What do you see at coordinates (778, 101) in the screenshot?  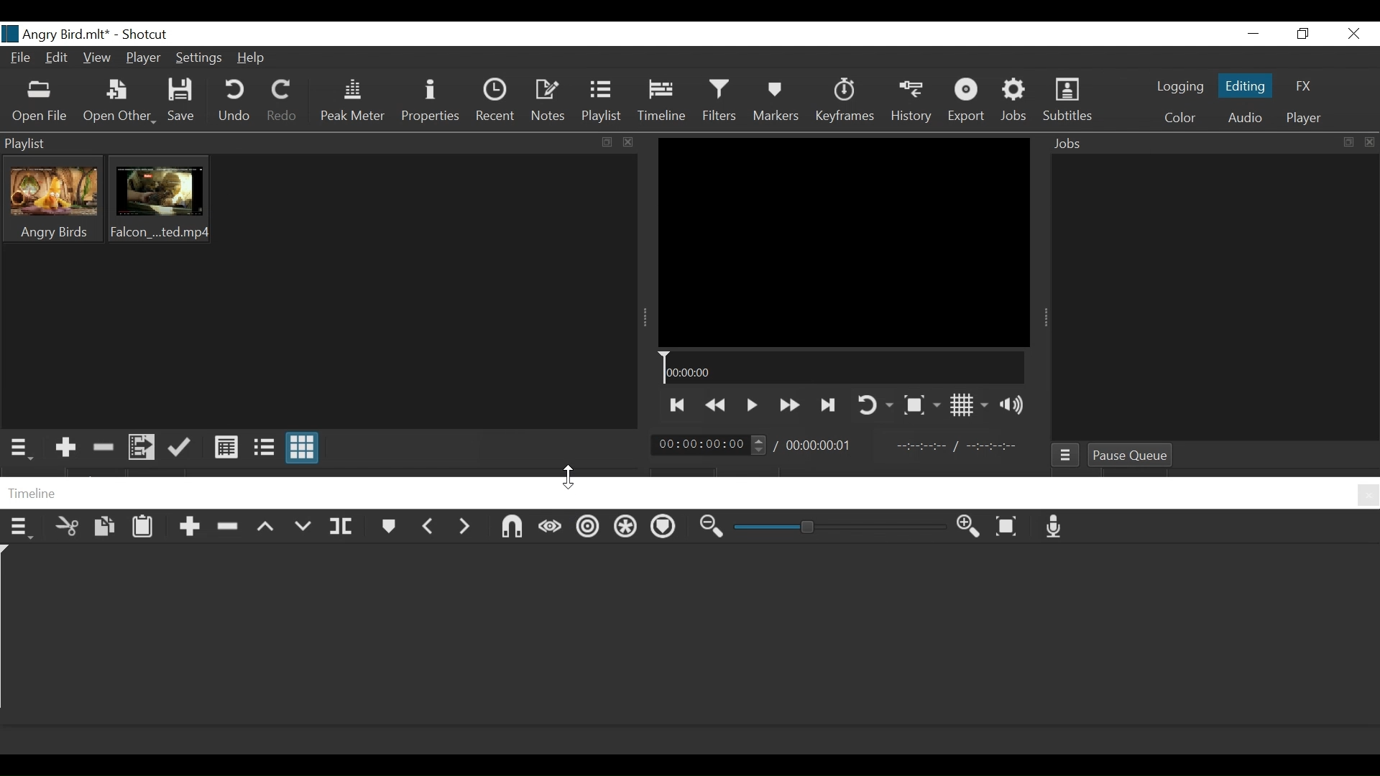 I see `Markers` at bounding box center [778, 101].